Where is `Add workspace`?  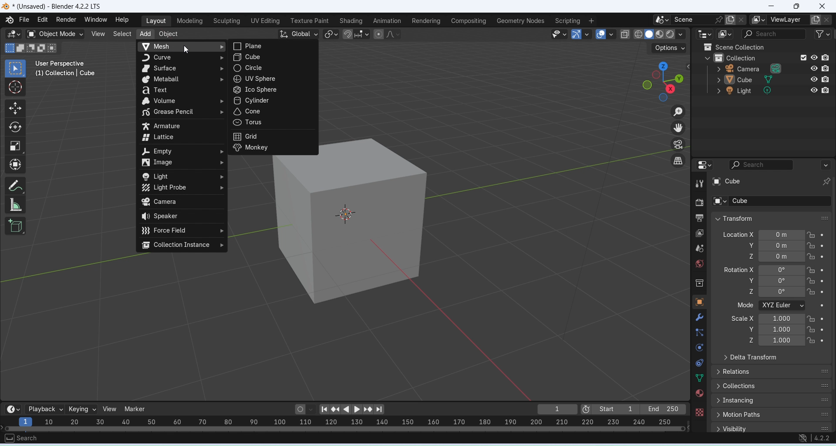
Add workspace is located at coordinates (591, 22).